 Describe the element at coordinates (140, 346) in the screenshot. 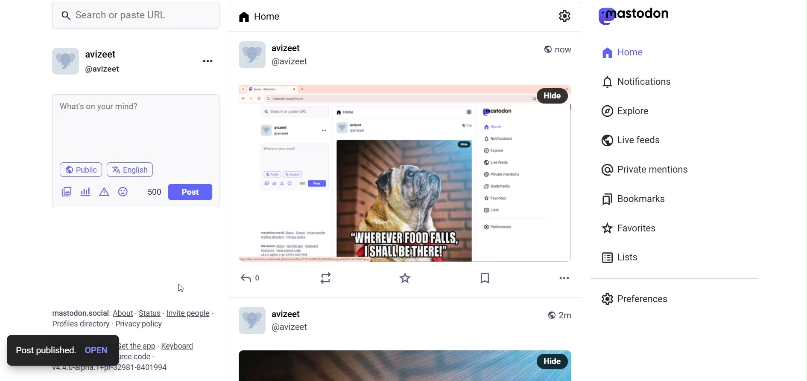

I see `shortcut` at that location.